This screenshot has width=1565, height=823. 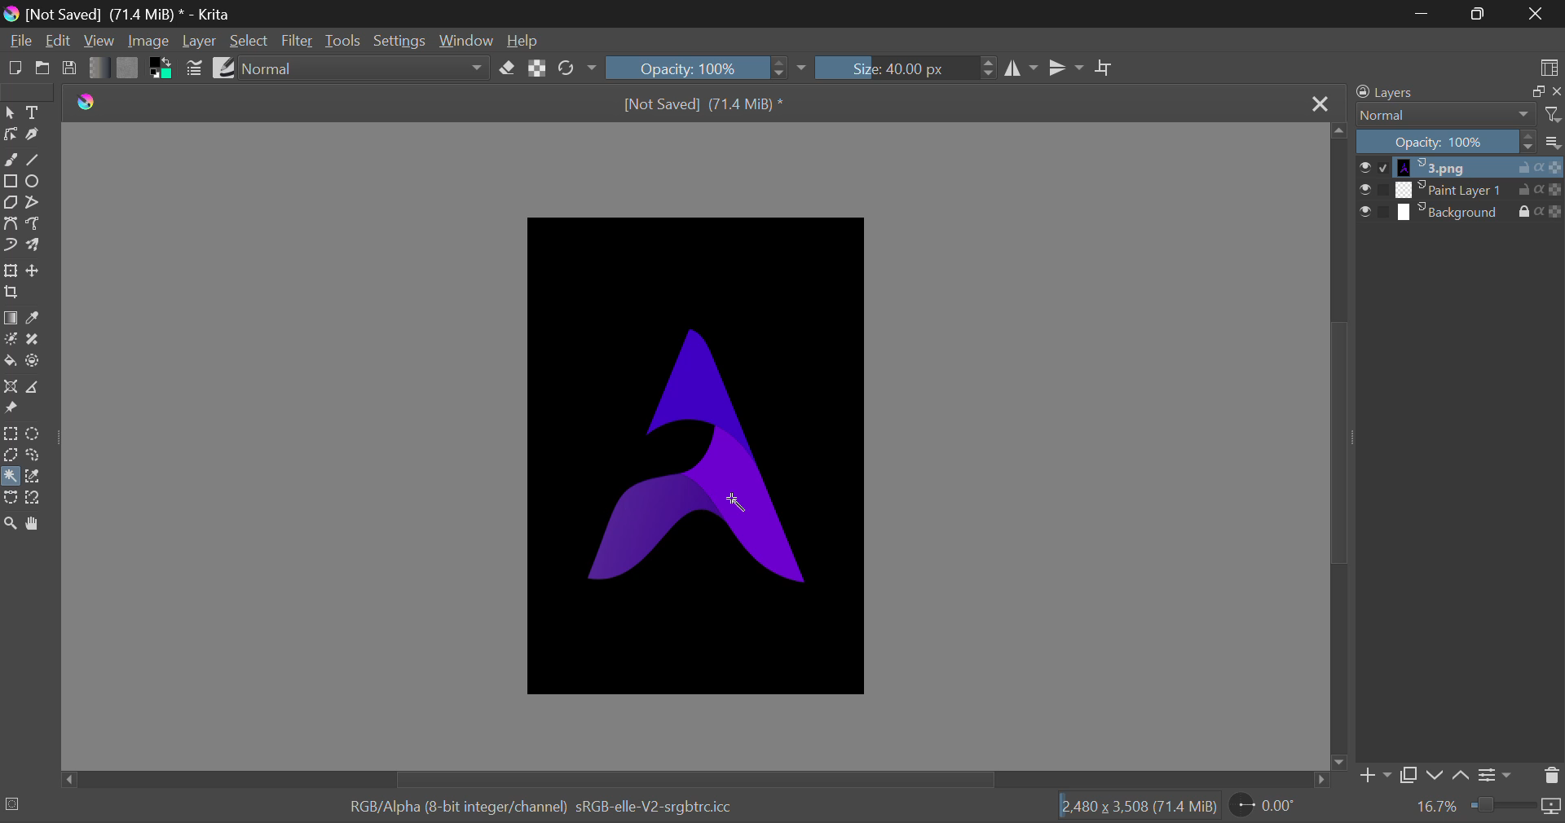 What do you see at coordinates (738, 499) in the screenshot?
I see `Cursor on Image` at bounding box center [738, 499].